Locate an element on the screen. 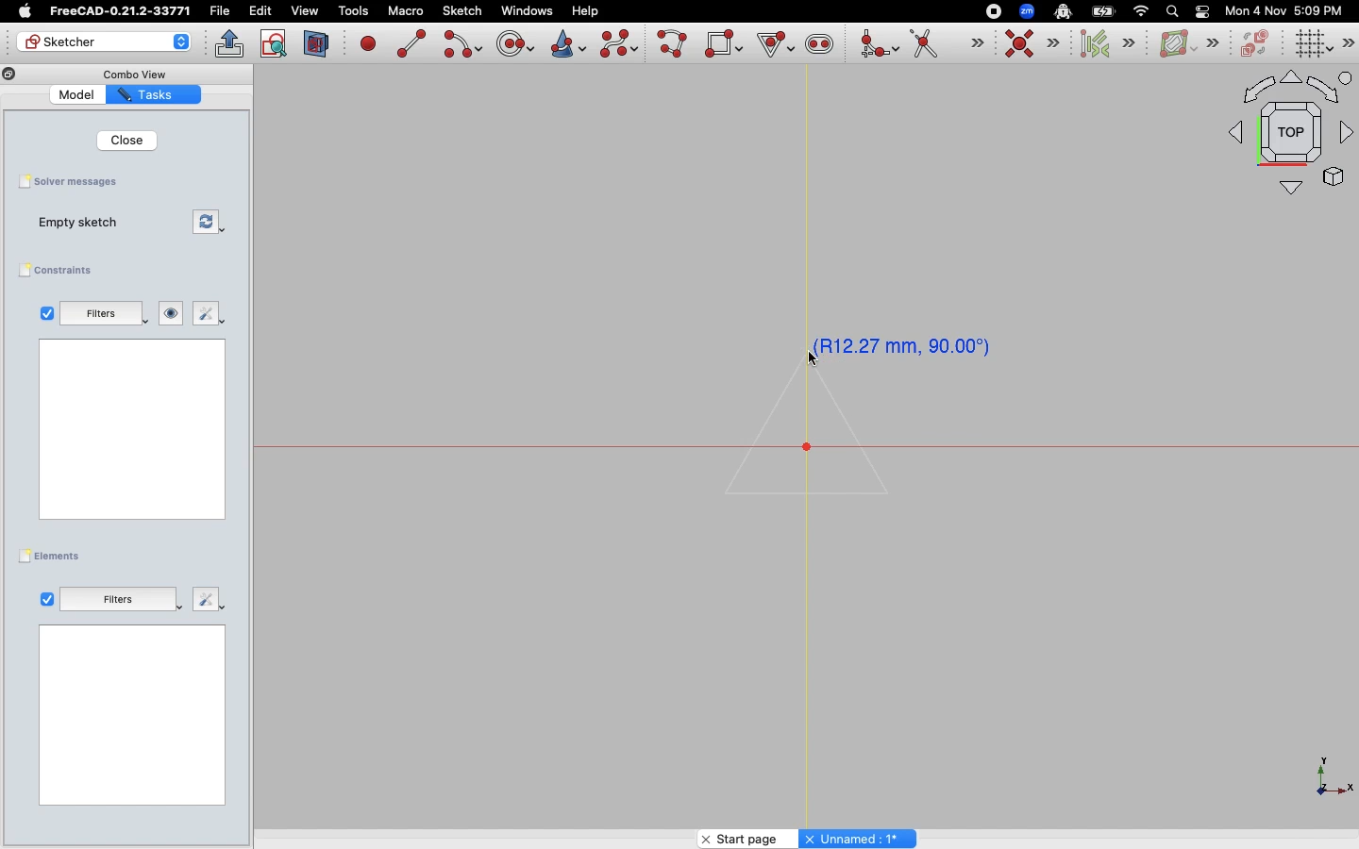 The width and height of the screenshot is (1359, 849). Constraint coincident is located at coordinates (1032, 44).